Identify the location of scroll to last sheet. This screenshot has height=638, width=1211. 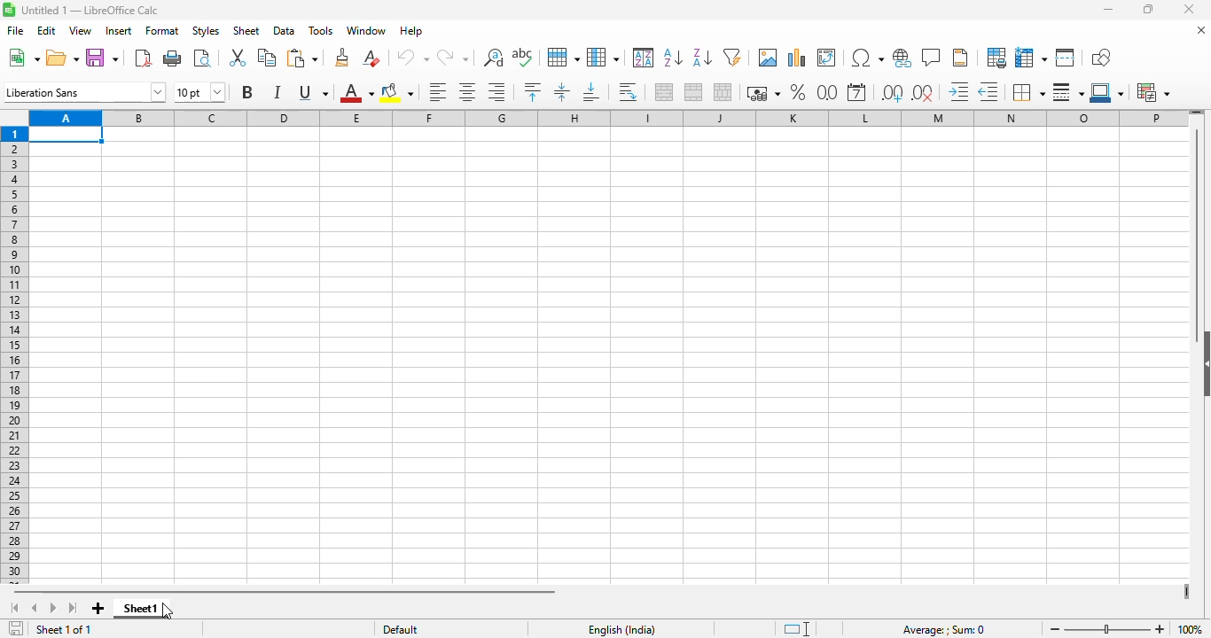
(73, 609).